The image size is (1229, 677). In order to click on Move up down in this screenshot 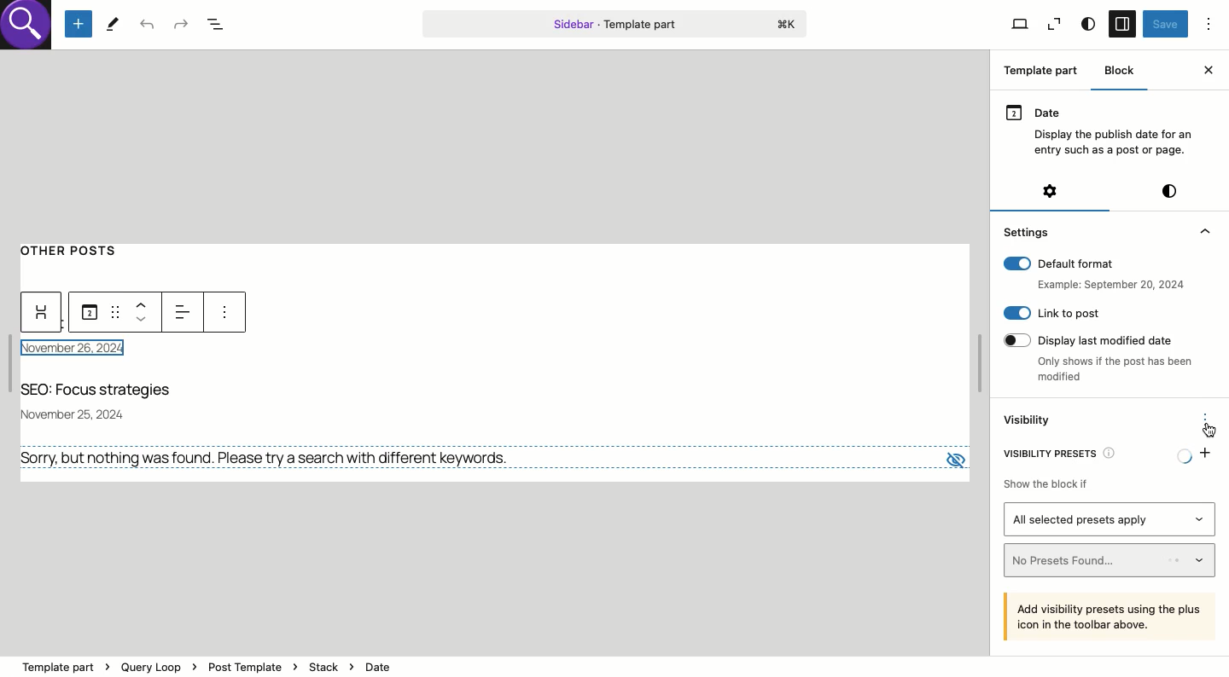, I will do `click(145, 311)`.